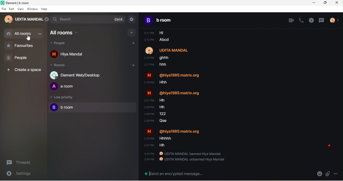 This screenshot has width=343, height=181. Describe the element at coordinates (312, 20) in the screenshot. I see `room info` at that location.